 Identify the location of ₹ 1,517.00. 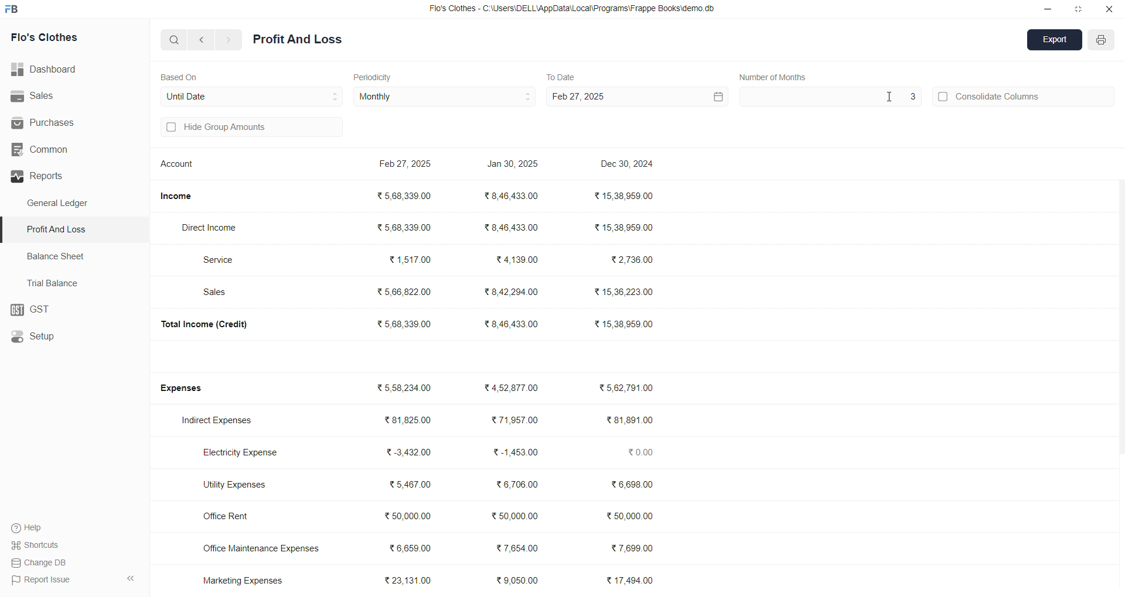
(410, 259).